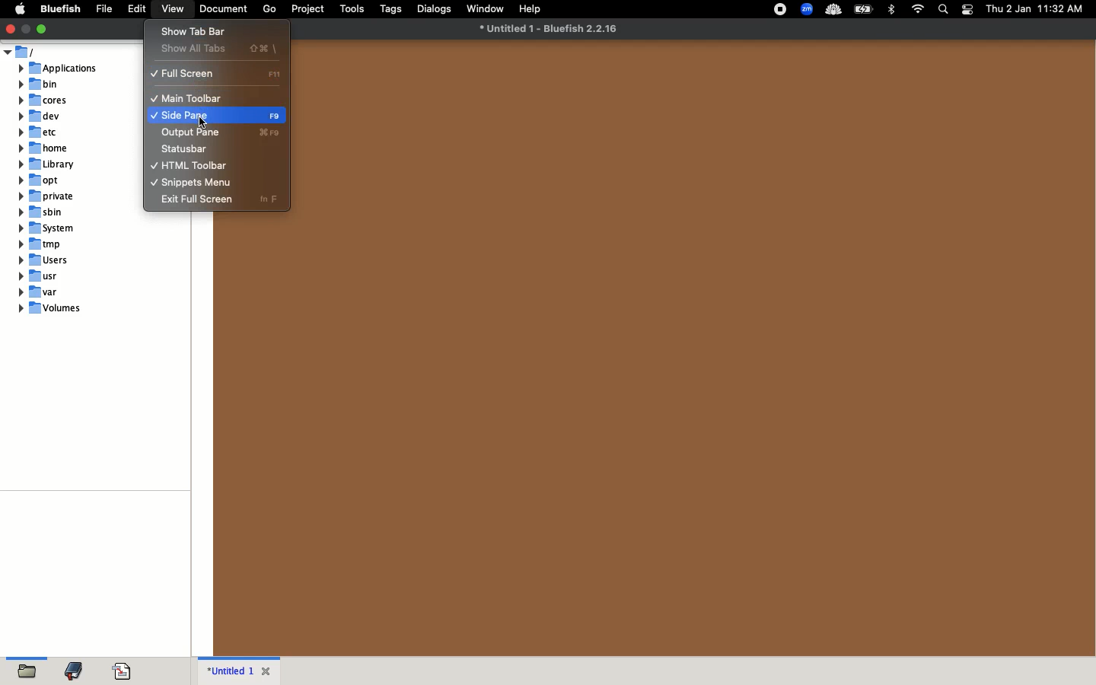 Image resolution: width=1096 pixels, height=685 pixels. Describe the element at coordinates (174, 8) in the screenshot. I see `view` at that location.